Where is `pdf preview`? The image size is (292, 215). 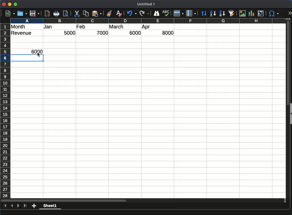 pdf preview is located at coordinates (47, 13).